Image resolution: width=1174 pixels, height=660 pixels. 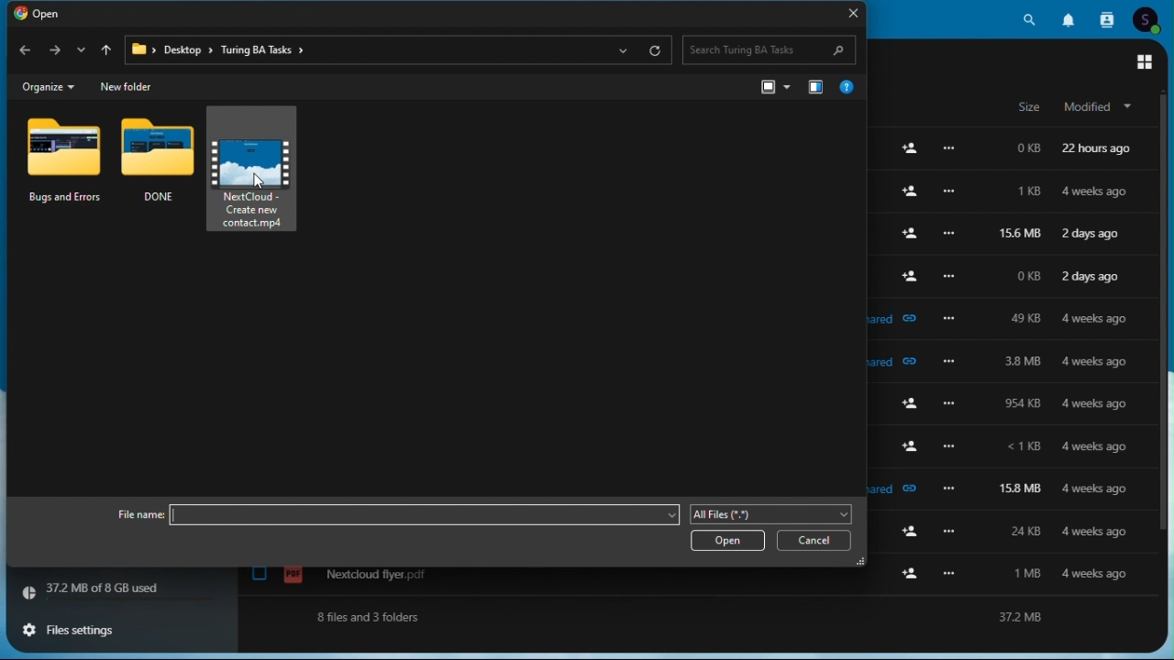 What do you see at coordinates (1146, 18) in the screenshot?
I see `Account icon` at bounding box center [1146, 18].